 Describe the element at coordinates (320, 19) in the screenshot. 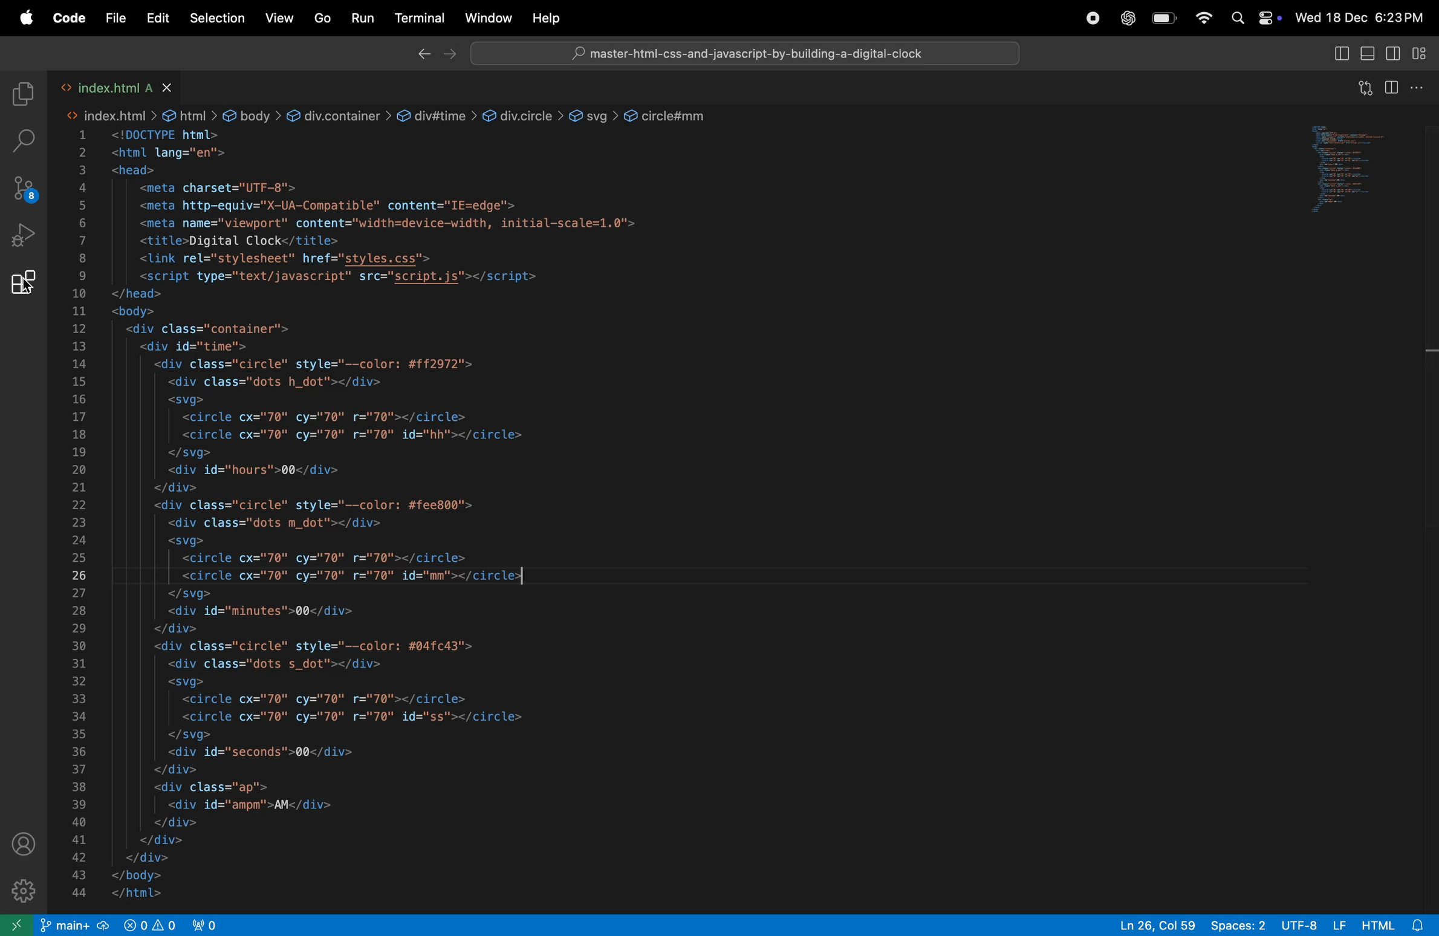

I see `go` at that location.